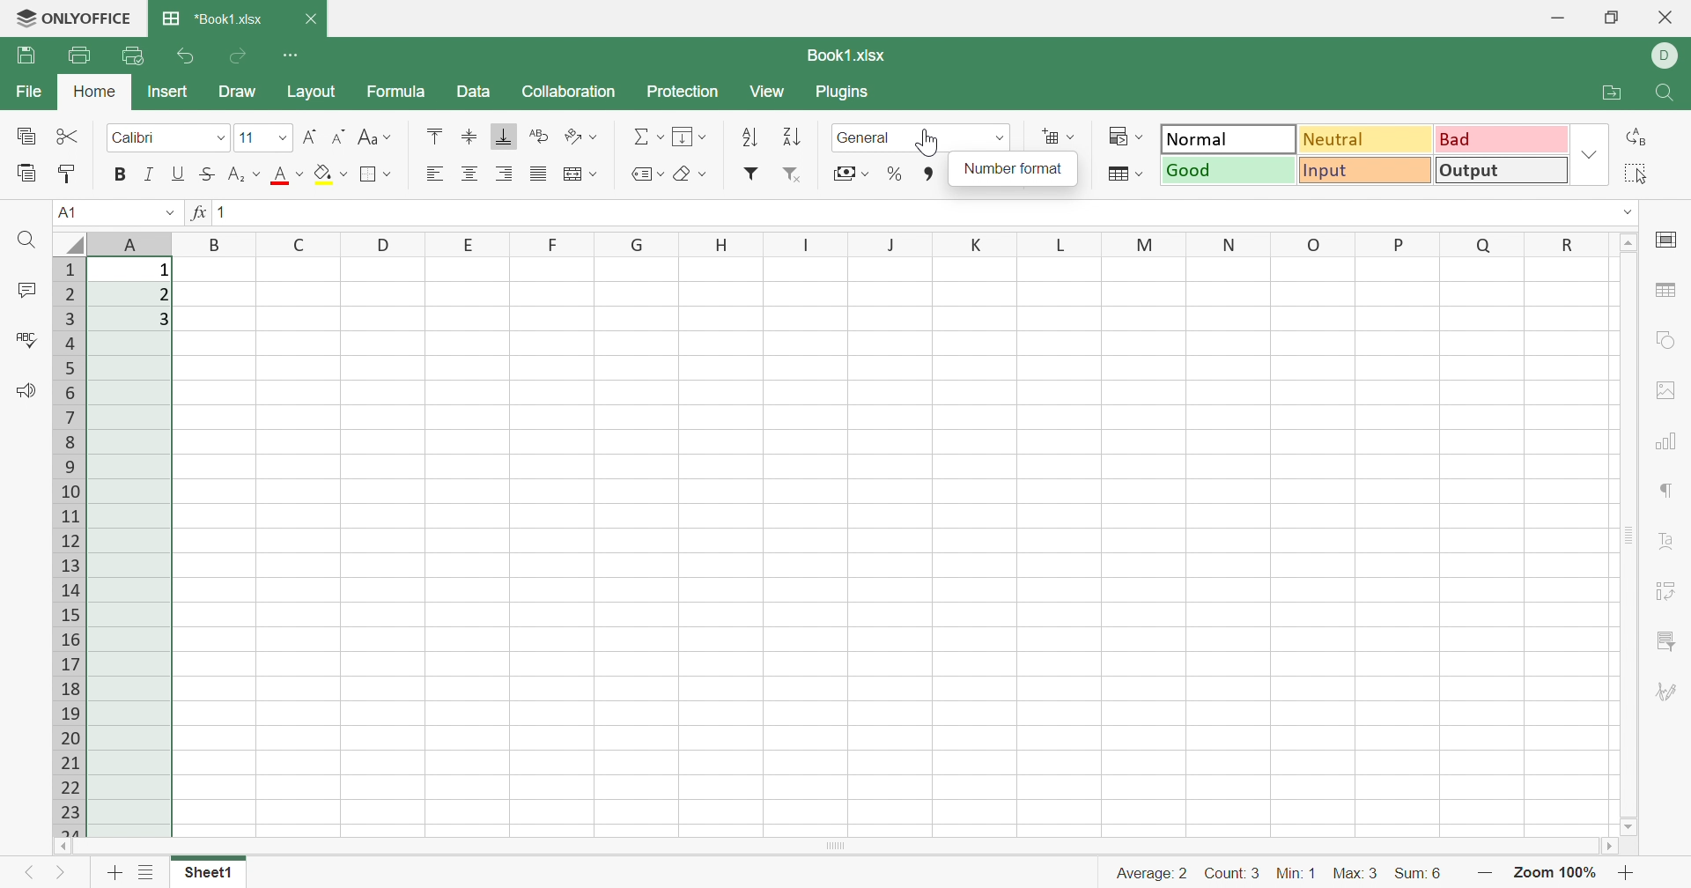 This screenshot has width=1691, height=888. I want to click on Scroll bar, so click(1628, 535).